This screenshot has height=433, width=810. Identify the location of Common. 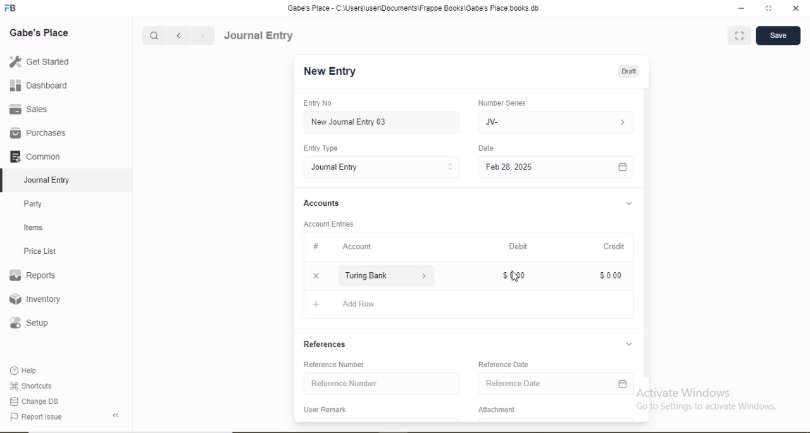
(34, 156).